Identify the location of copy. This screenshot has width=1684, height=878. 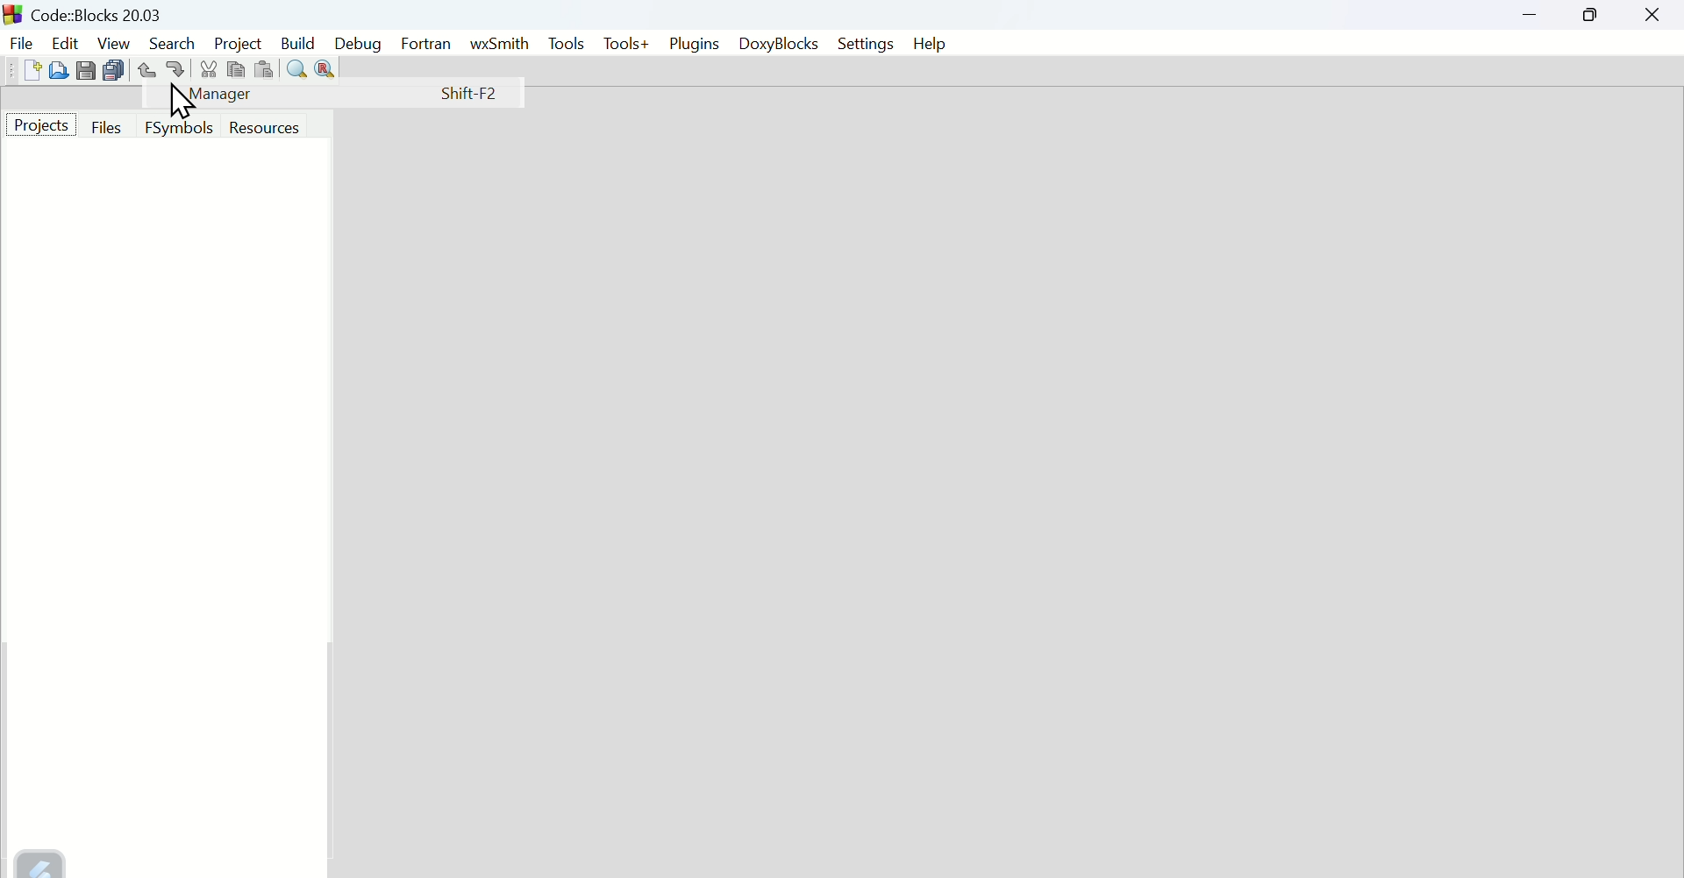
(236, 68).